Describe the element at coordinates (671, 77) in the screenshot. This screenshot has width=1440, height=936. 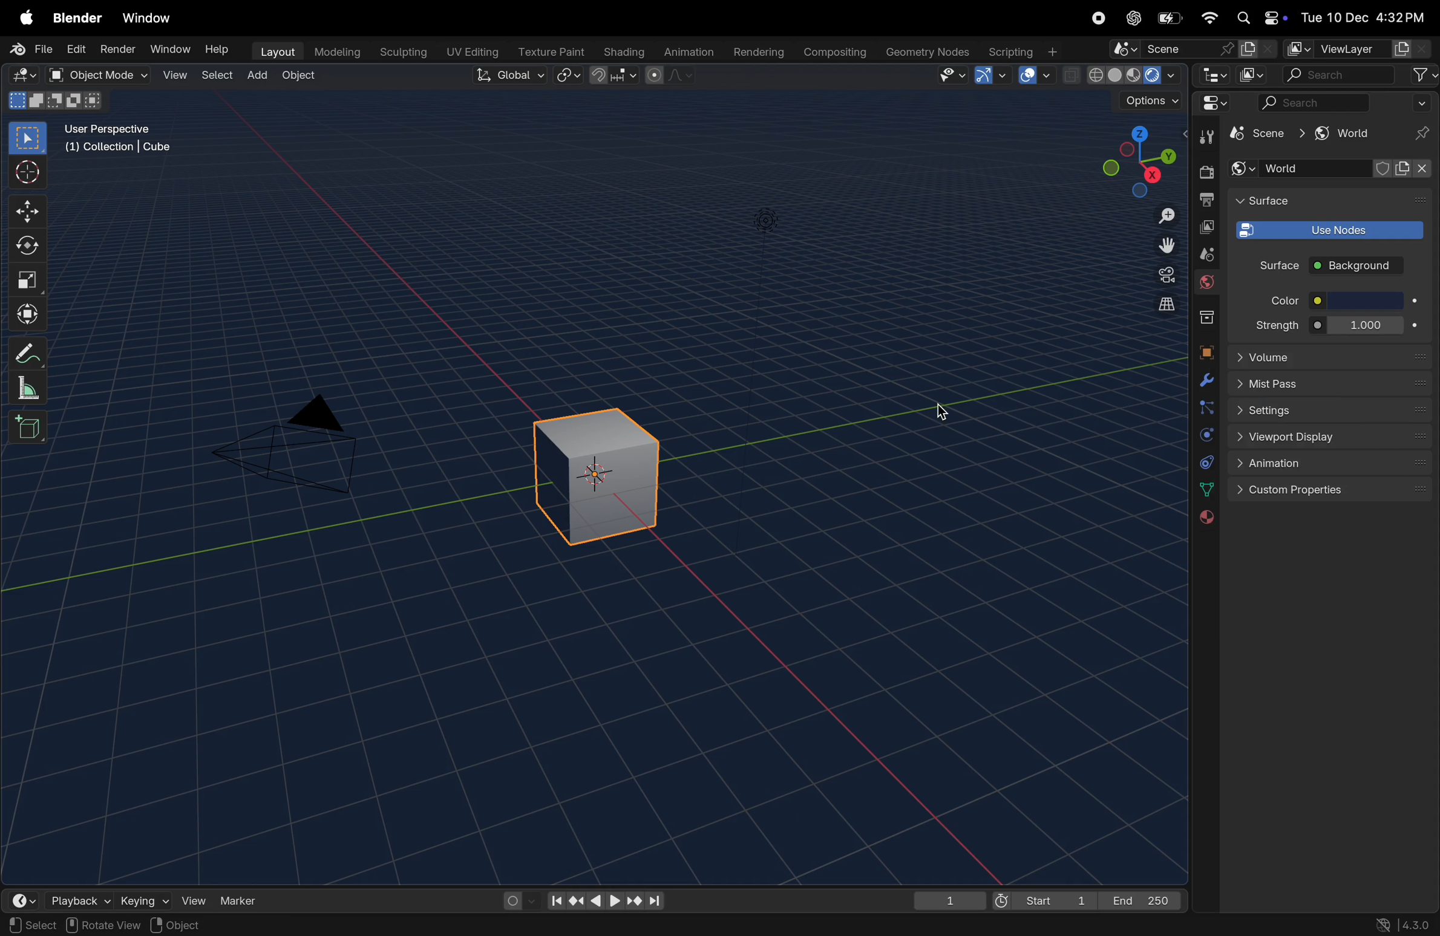
I see `proportional editing fall off` at that location.